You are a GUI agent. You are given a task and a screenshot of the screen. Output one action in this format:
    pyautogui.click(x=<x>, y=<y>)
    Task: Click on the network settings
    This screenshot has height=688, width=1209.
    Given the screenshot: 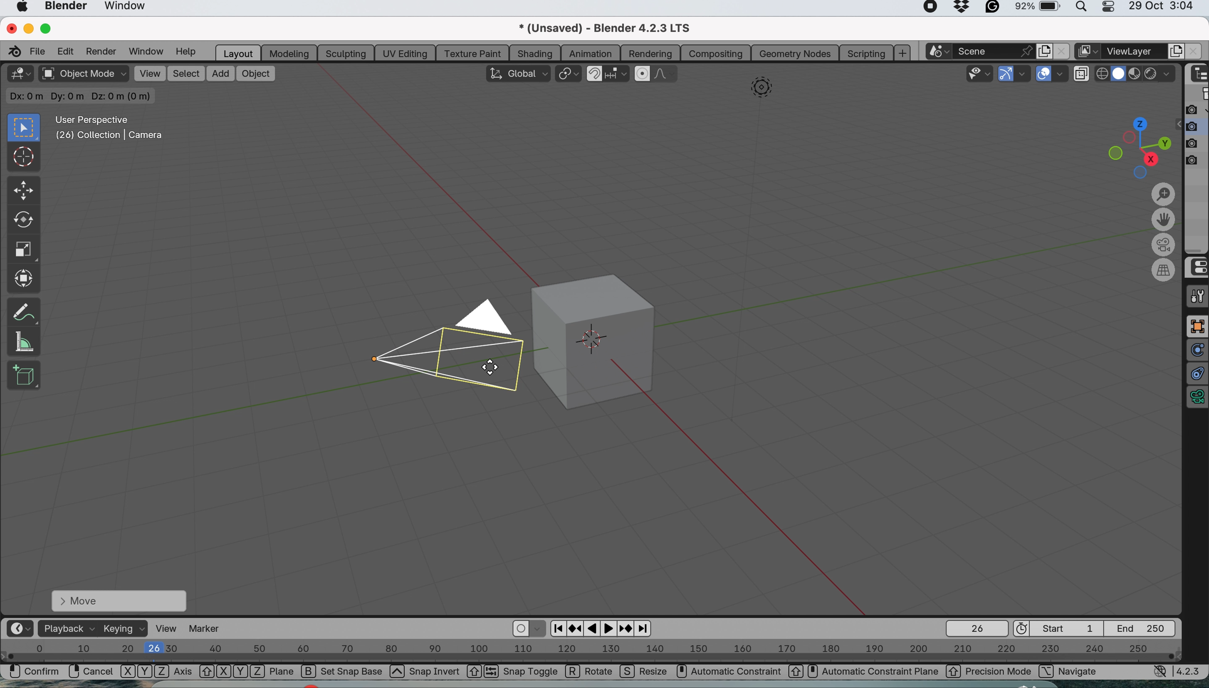 What is the action you would take?
    pyautogui.click(x=1160, y=673)
    